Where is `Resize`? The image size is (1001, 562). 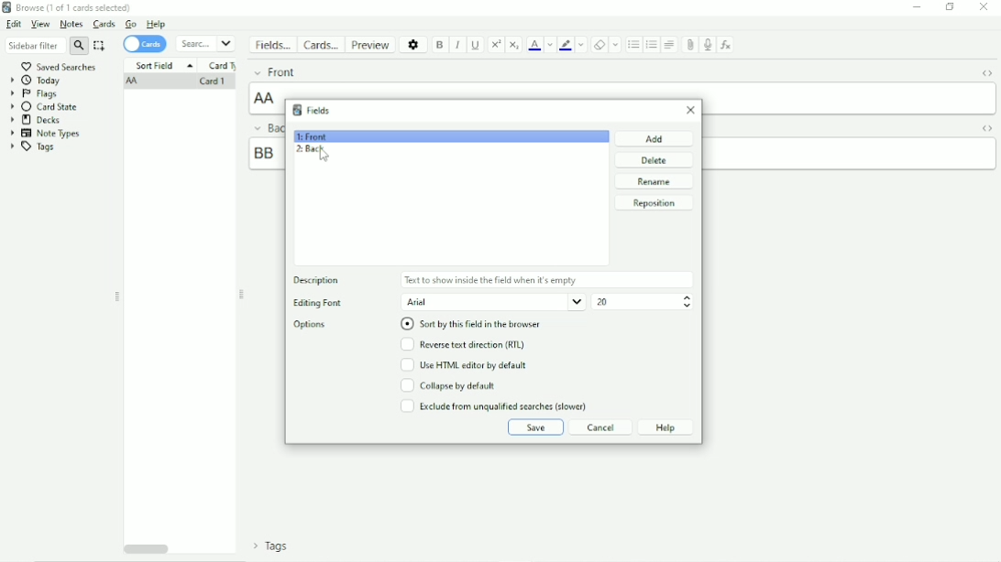
Resize is located at coordinates (242, 295).